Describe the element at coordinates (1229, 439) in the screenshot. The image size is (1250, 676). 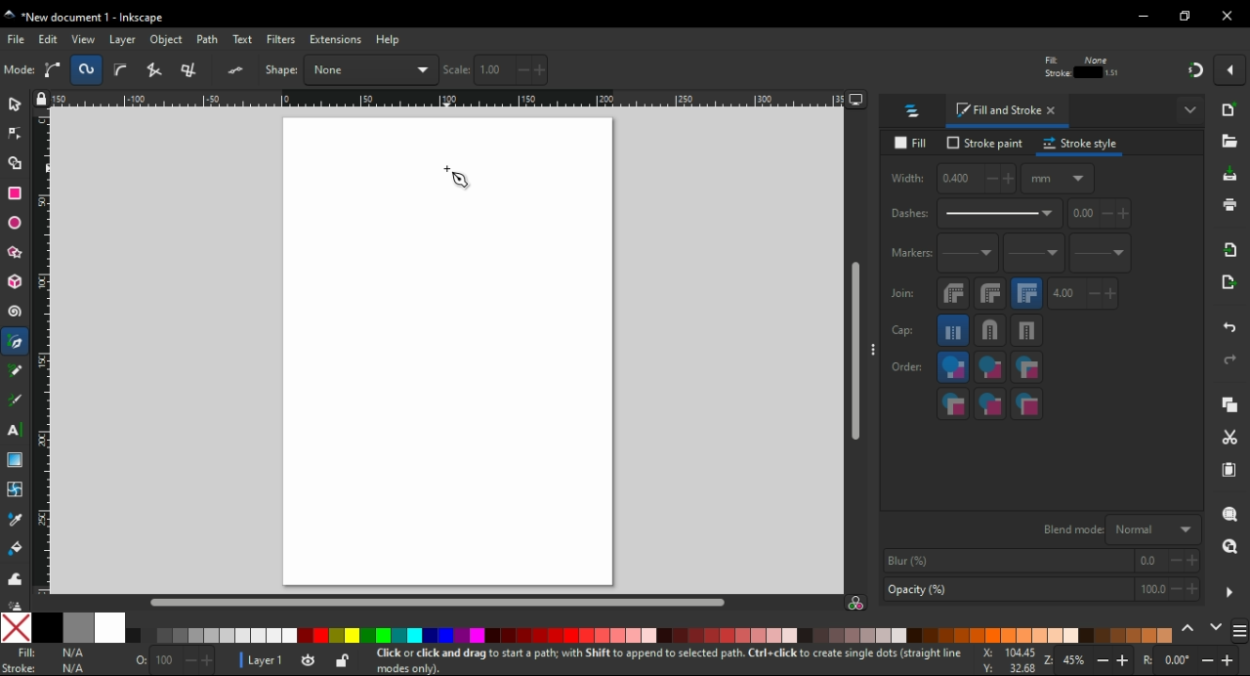
I see `cut` at that location.